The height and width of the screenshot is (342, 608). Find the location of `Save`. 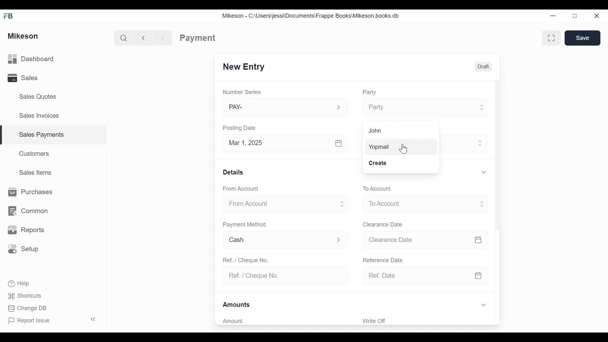

Save is located at coordinates (584, 38).